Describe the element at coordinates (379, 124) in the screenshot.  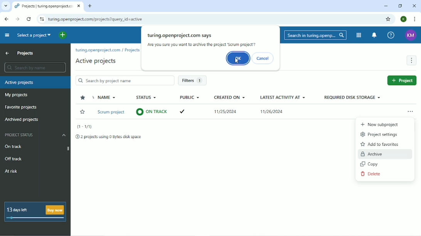
I see `New Subproject` at that location.